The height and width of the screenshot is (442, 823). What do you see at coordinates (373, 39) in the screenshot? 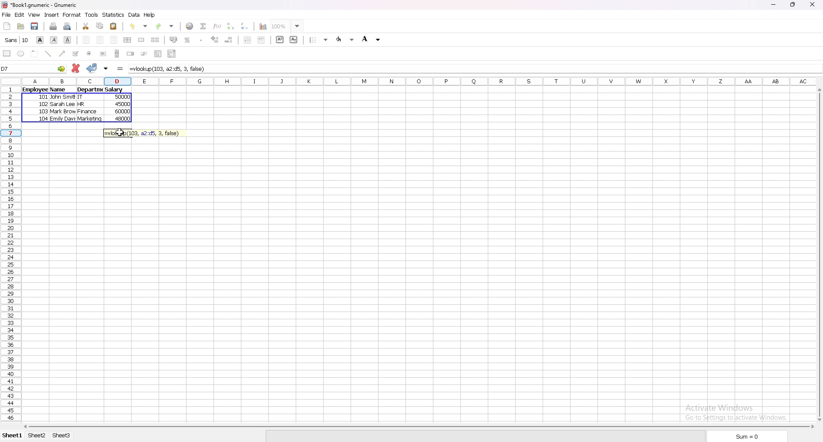
I see `background` at bounding box center [373, 39].